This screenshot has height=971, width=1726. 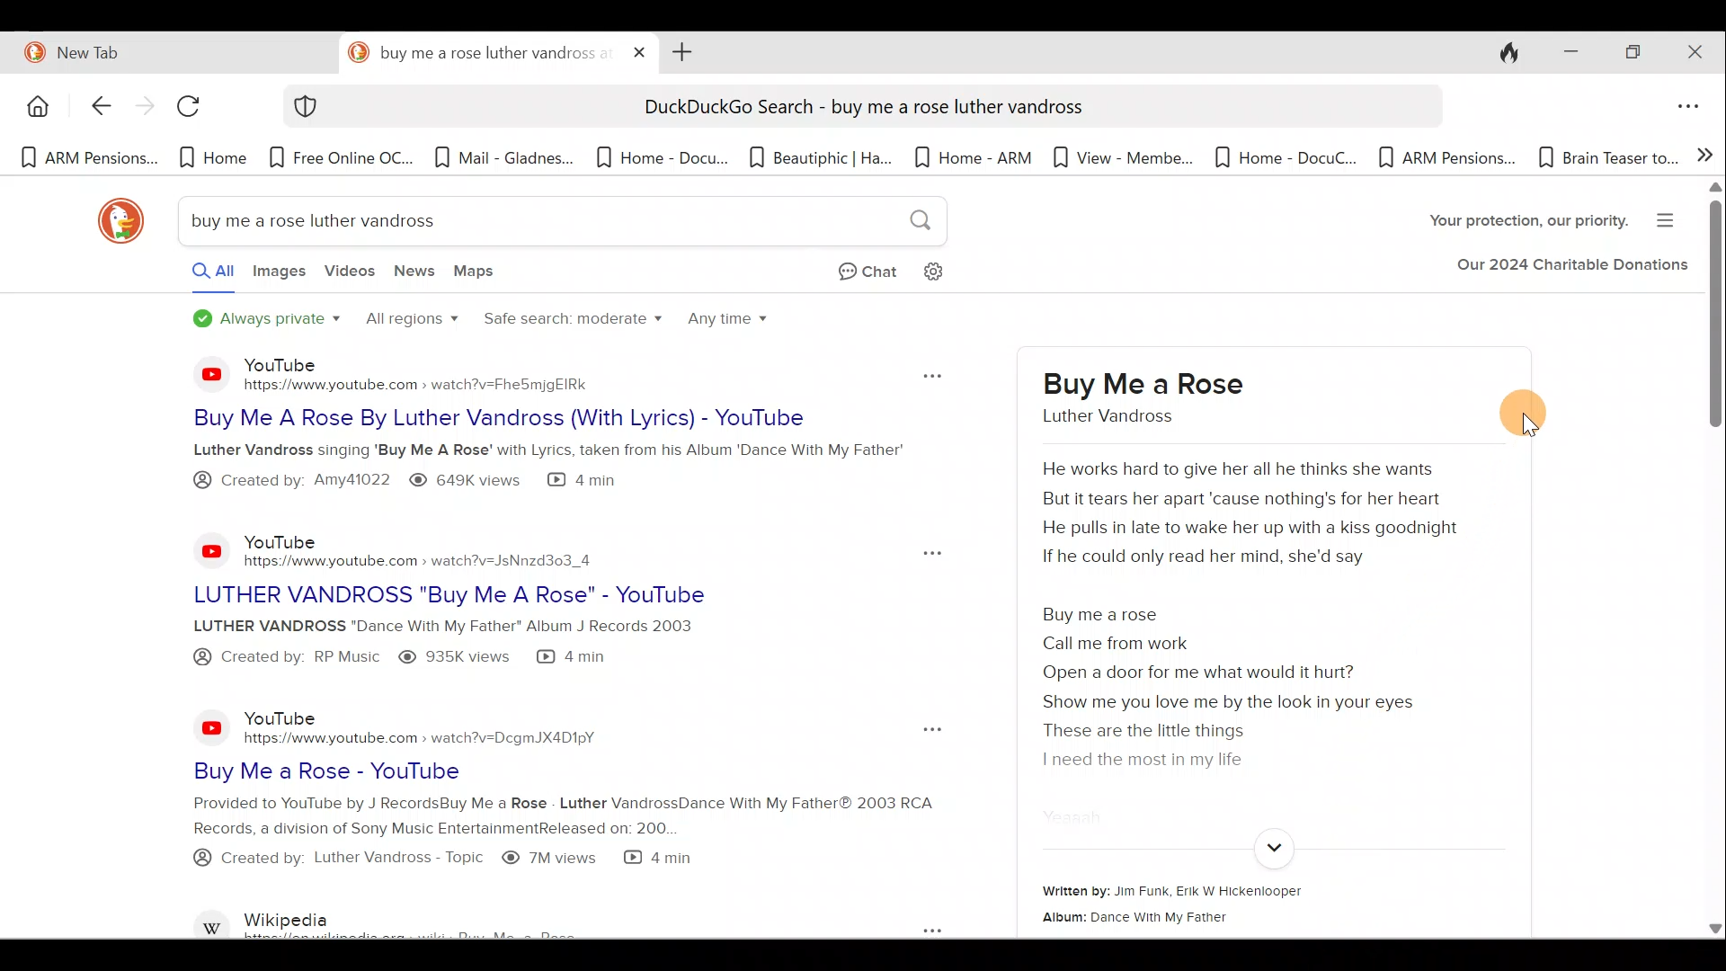 What do you see at coordinates (928, 372) in the screenshot?
I see `Pop out` at bounding box center [928, 372].